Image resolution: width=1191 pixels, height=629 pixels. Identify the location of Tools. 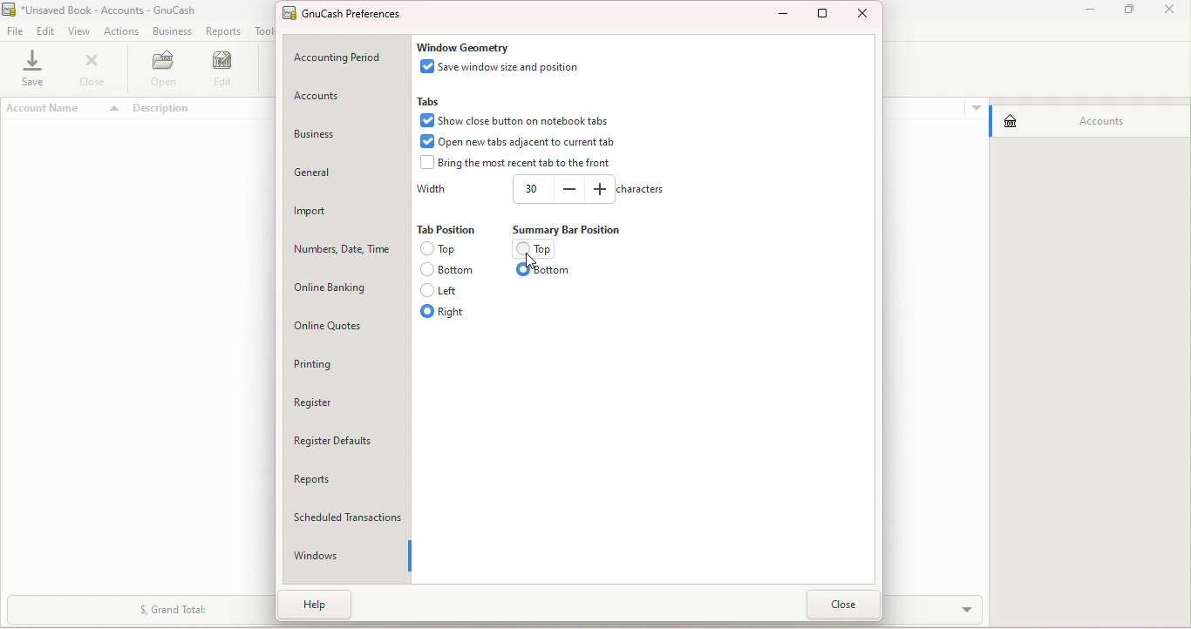
(267, 30).